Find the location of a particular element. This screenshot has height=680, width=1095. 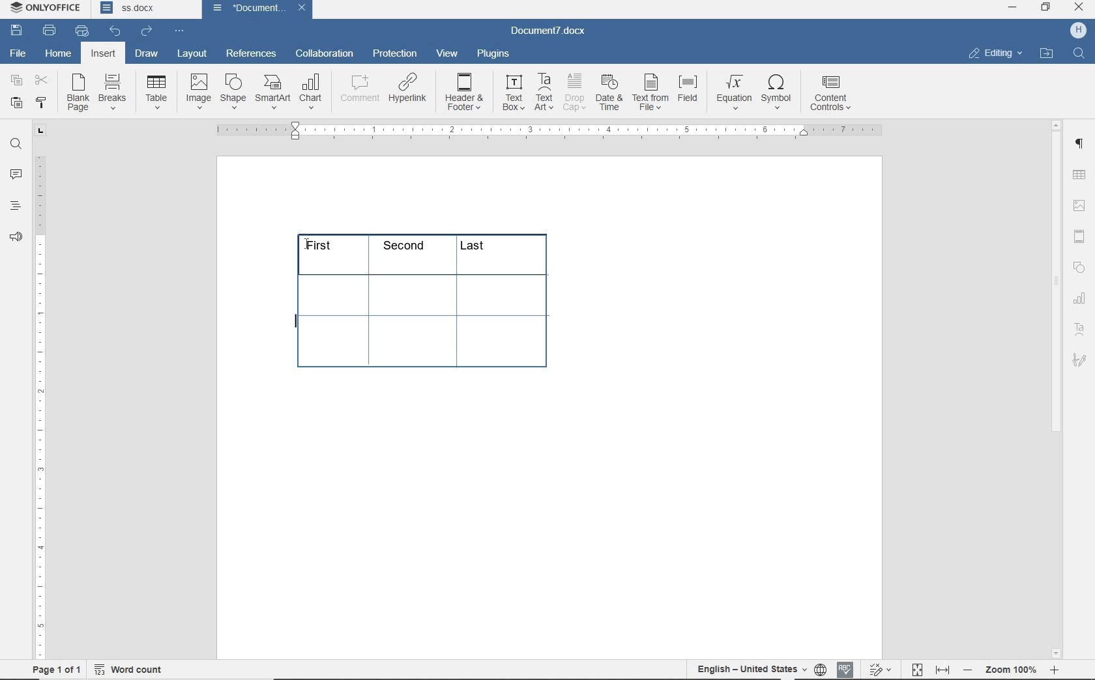

shape is located at coordinates (233, 91).